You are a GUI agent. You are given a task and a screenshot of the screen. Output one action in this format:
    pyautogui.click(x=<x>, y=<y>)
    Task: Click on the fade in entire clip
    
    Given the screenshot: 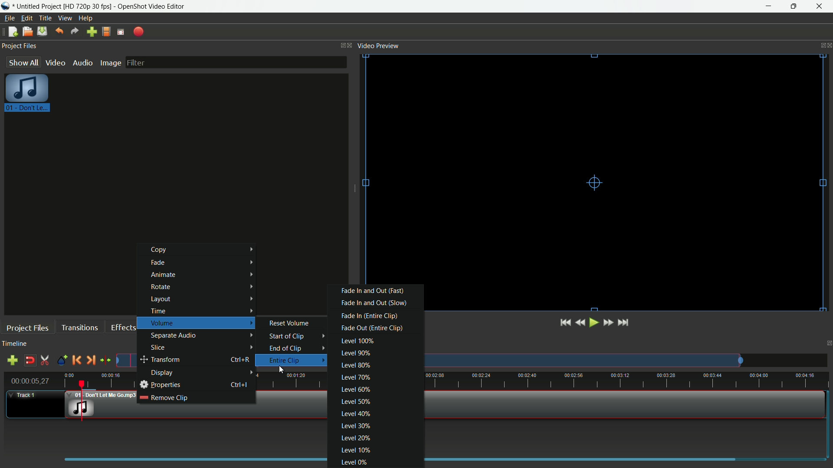 What is the action you would take?
    pyautogui.click(x=368, y=315)
    